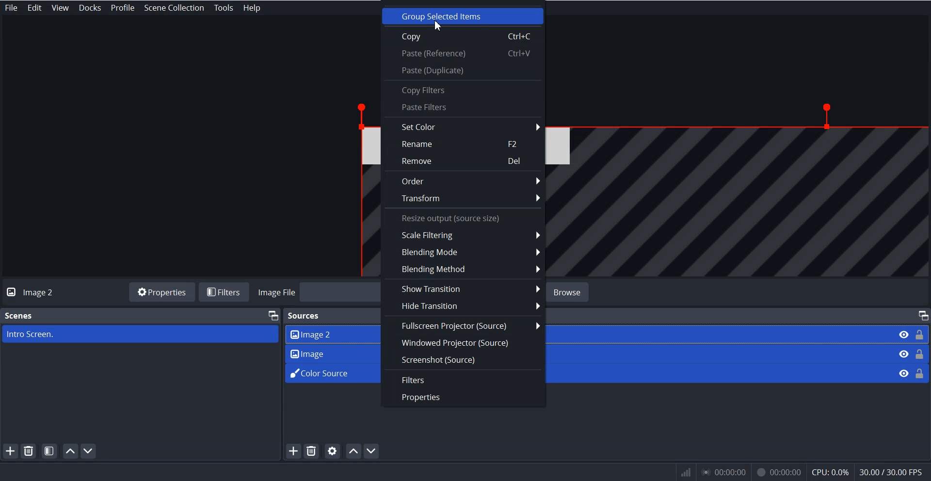  I want to click on Del, so click(511, 162).